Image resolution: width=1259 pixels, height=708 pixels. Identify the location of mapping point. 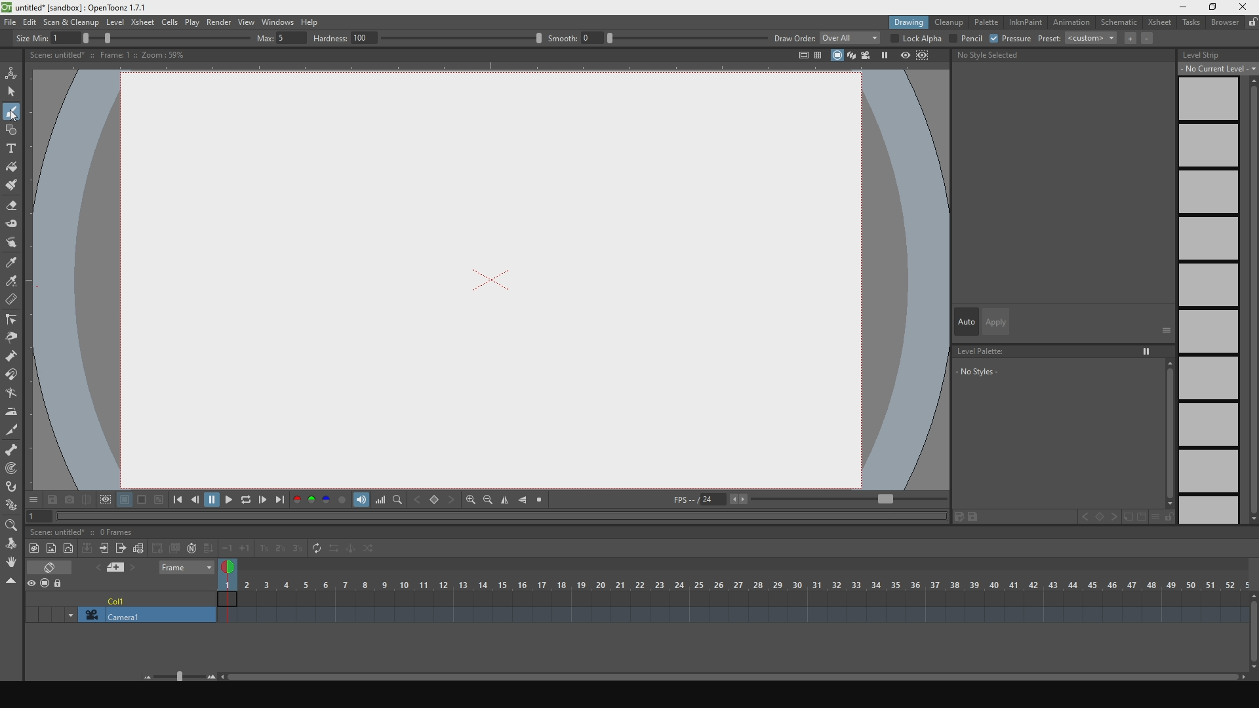
(12, 470).